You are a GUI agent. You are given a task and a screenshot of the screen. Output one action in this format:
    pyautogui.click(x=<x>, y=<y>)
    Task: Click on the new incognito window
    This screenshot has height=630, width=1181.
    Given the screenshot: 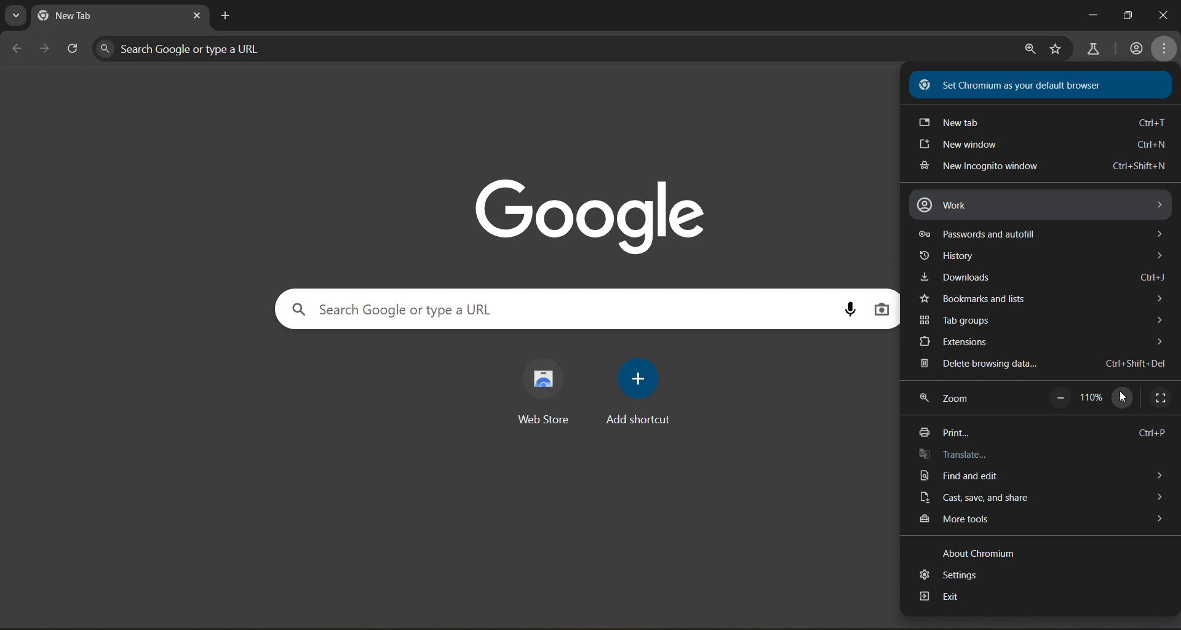 What is the action you would take?
    pyautogui.click(x=1043, y=167)
    